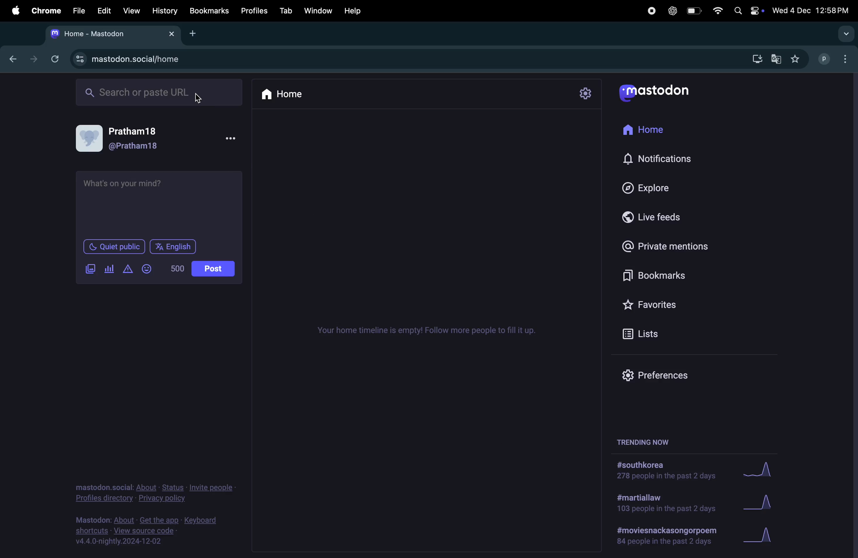  Describe the element at coordinates (105, 9) in the screenshot. I see `Edit` at that location.